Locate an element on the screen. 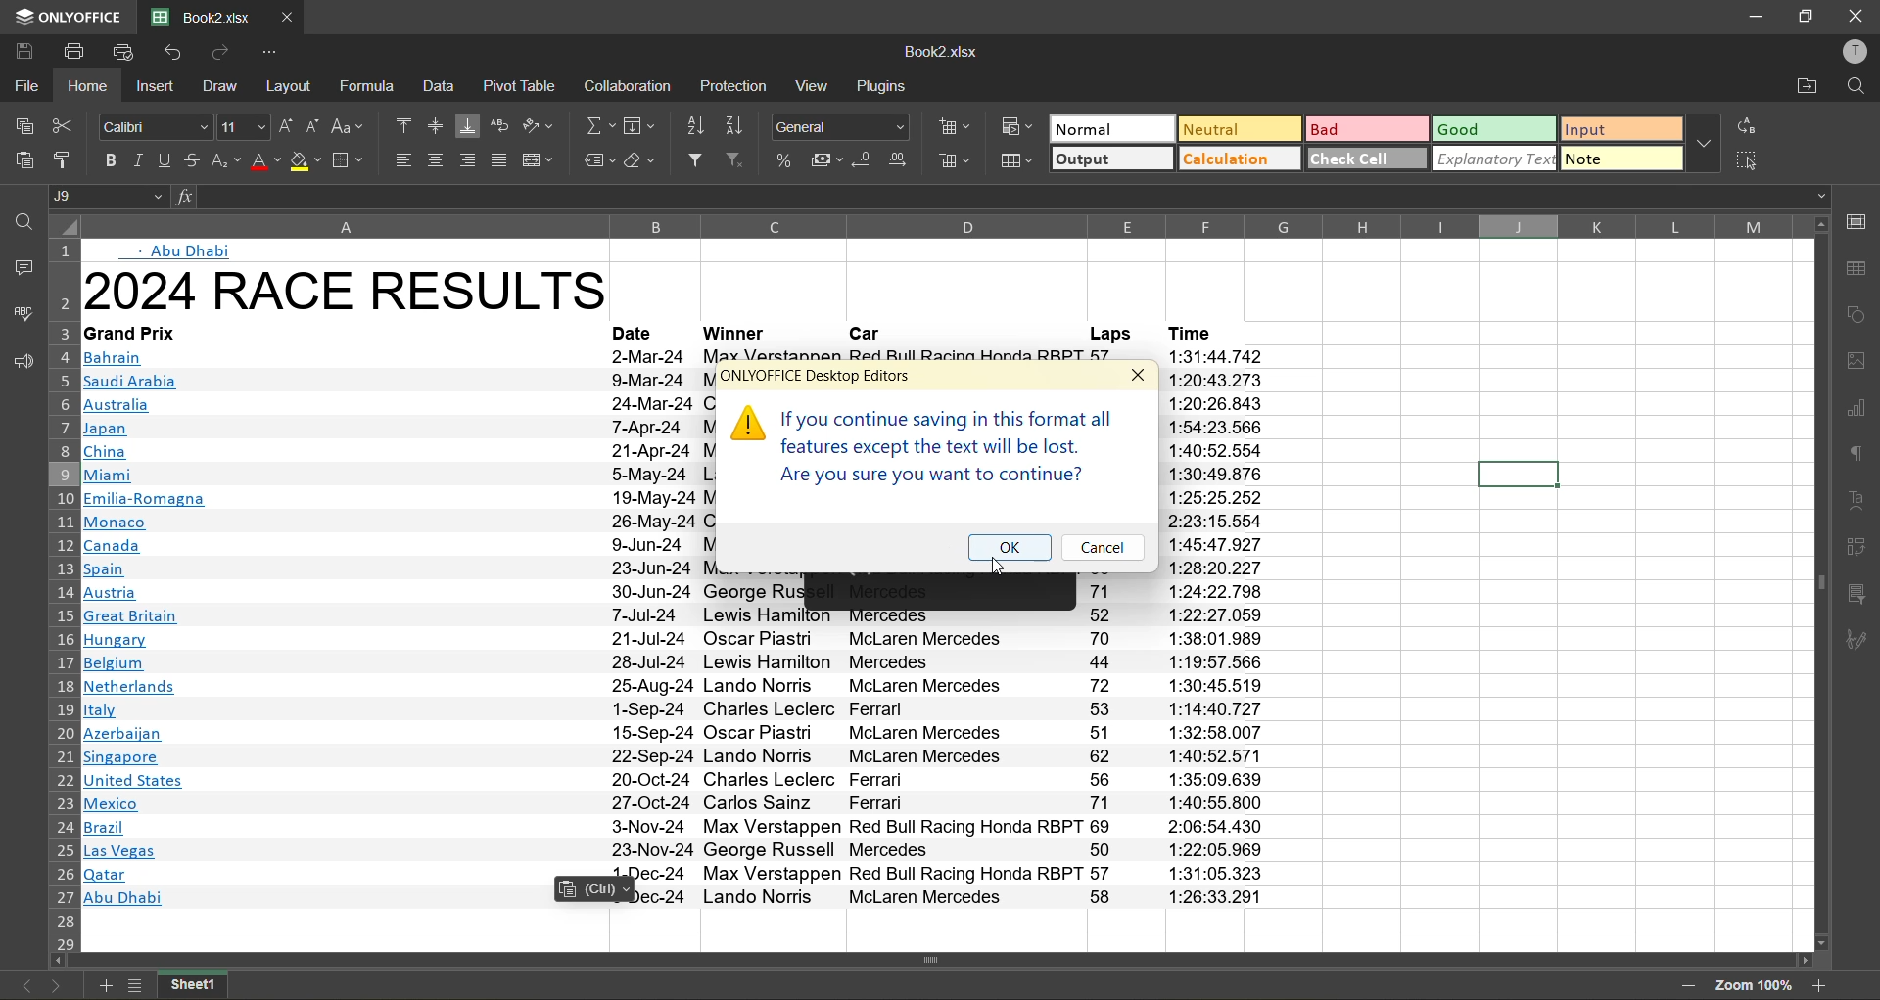 The image size is (1880, 1000). formula is located at coordinates (372, 86).